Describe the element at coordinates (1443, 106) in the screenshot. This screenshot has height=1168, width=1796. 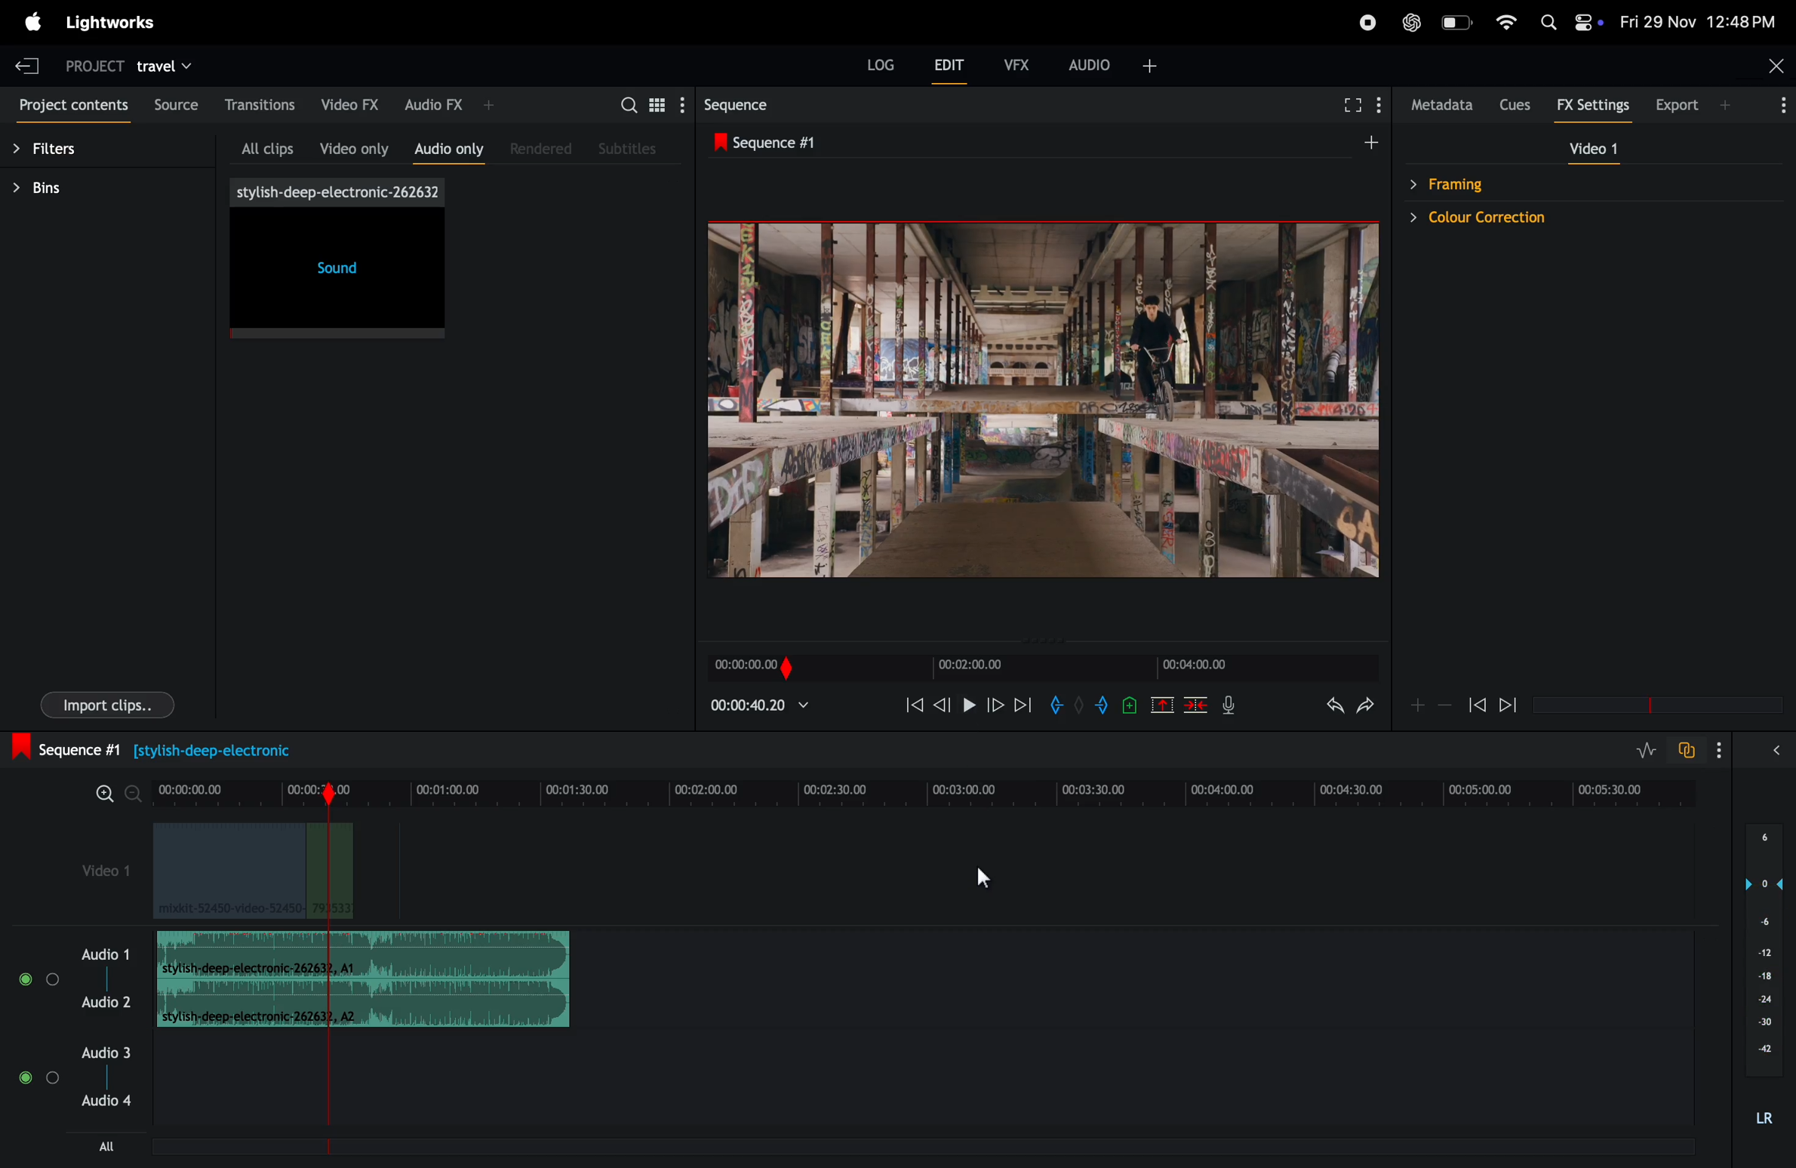
I see `meta data` at that location.